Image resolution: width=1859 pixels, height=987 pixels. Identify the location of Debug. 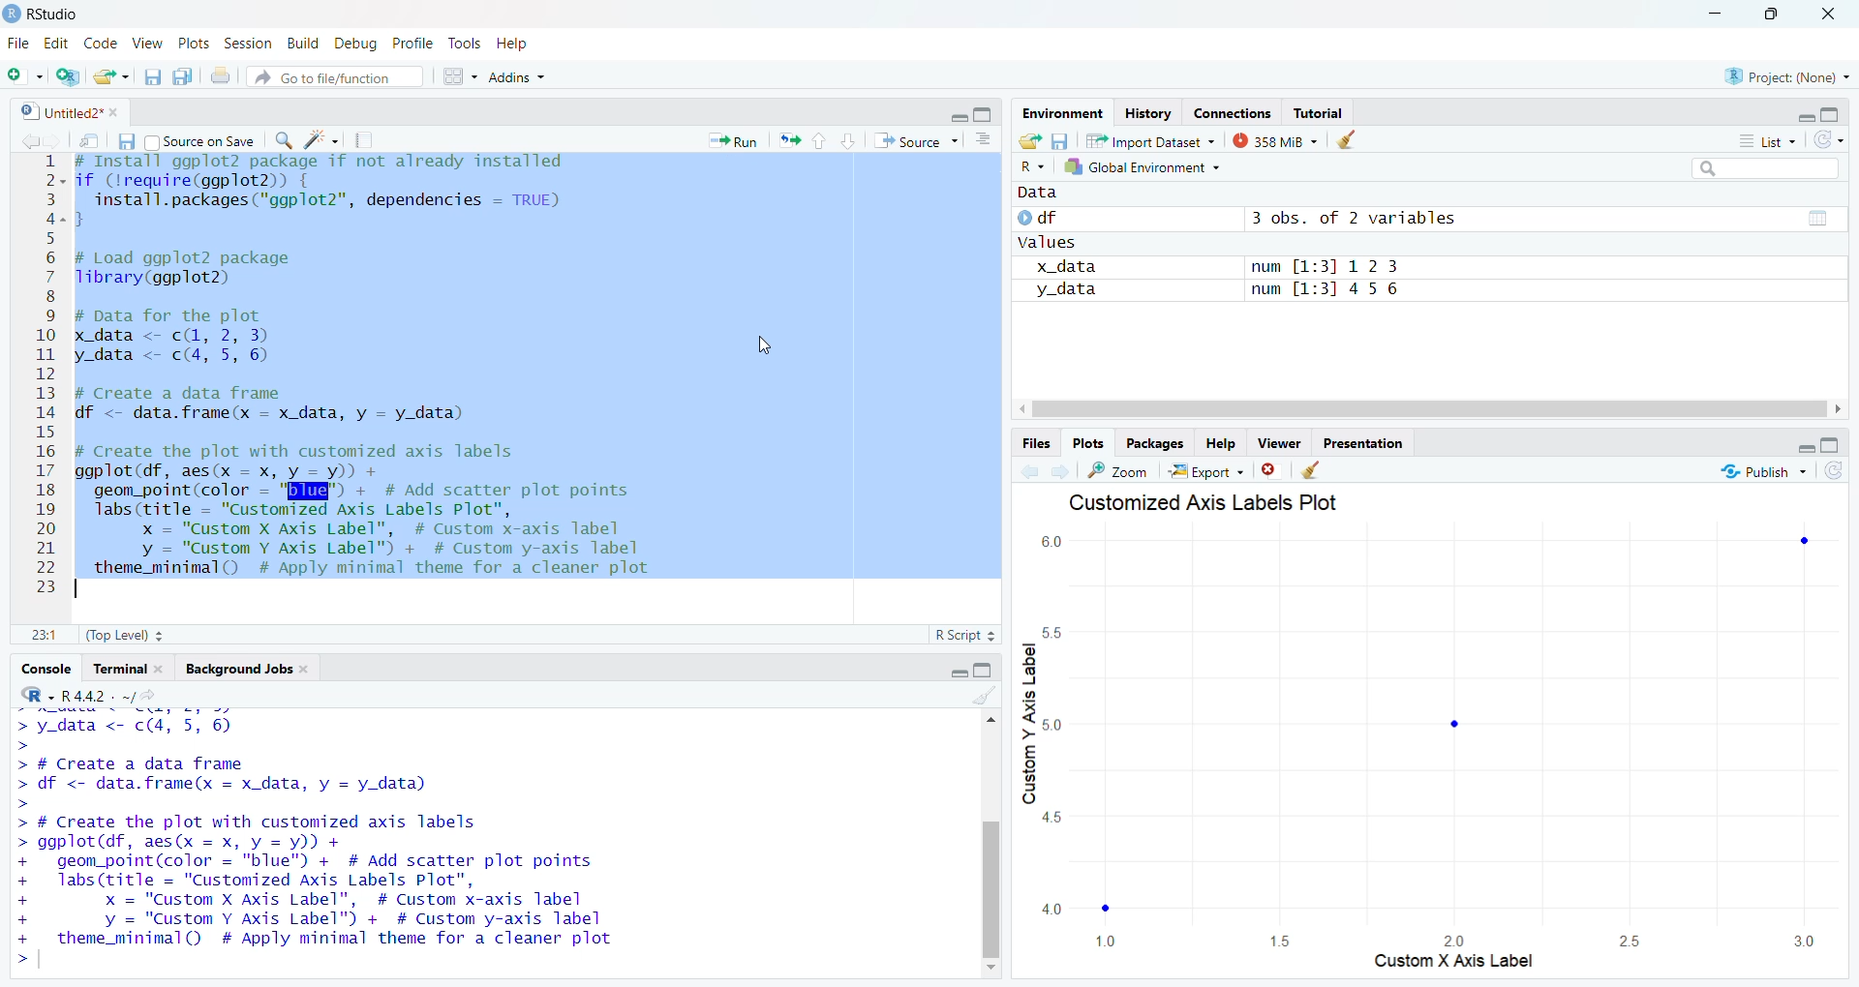
(357, 43).